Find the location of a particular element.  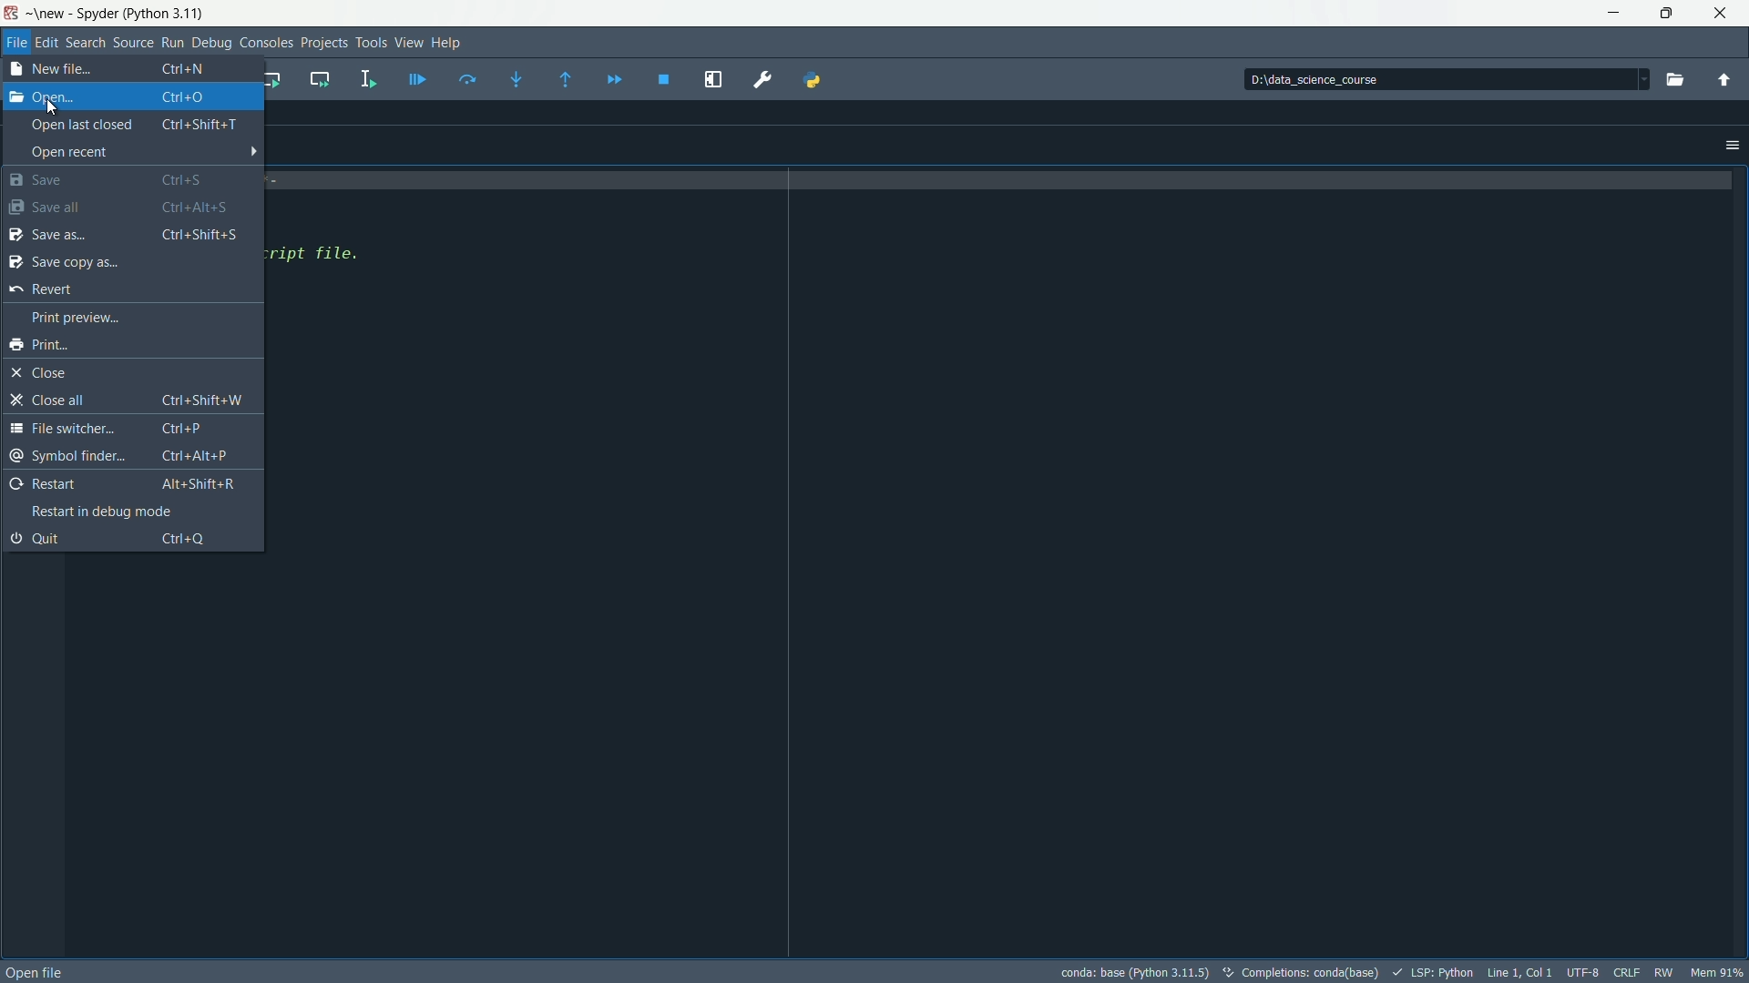

restart in debugging mode is located at coordinates (107, 512).